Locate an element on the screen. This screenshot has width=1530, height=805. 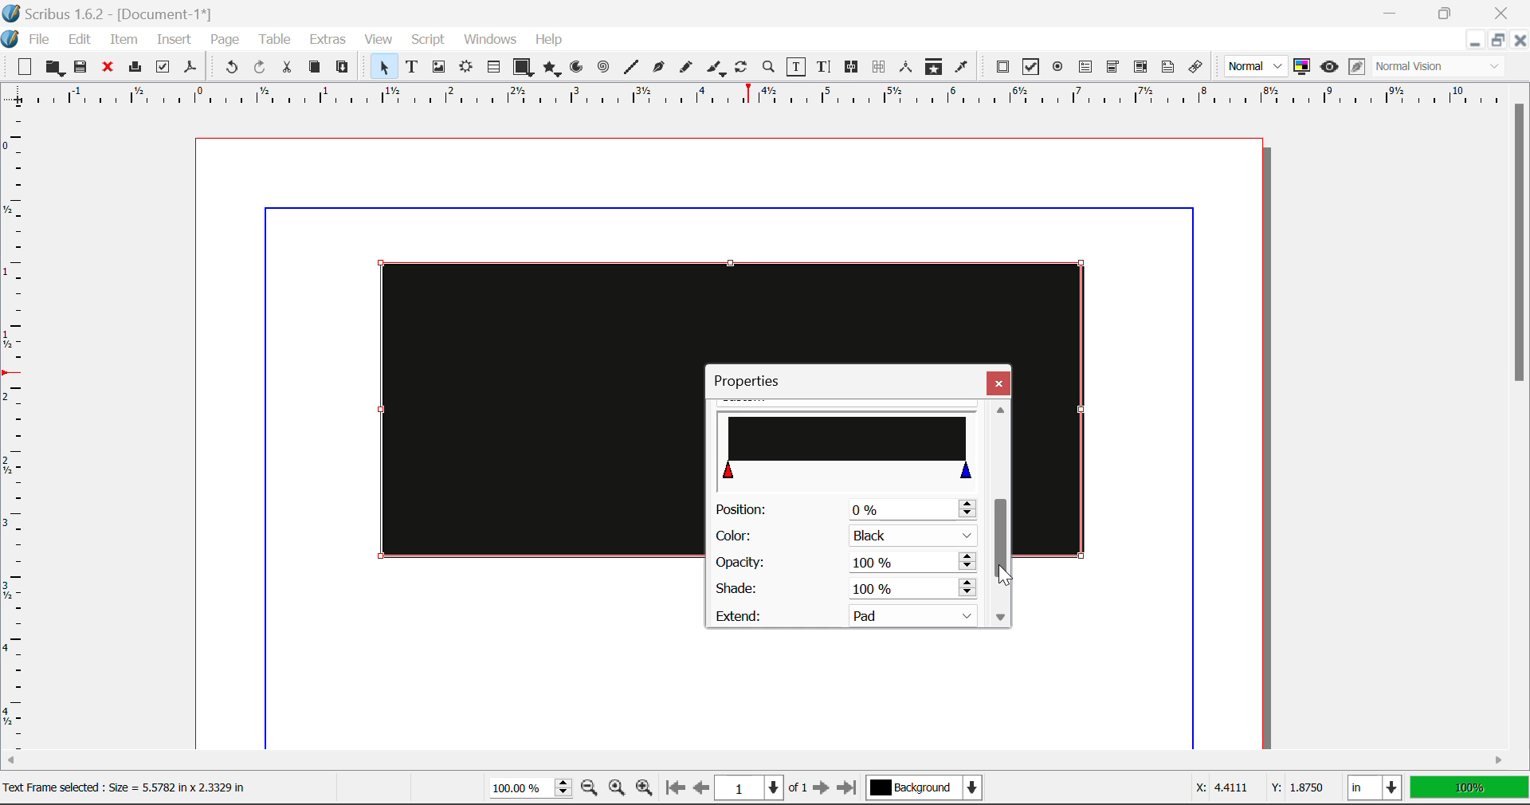
PDF Push Button is located at coordinates (1002, 66).